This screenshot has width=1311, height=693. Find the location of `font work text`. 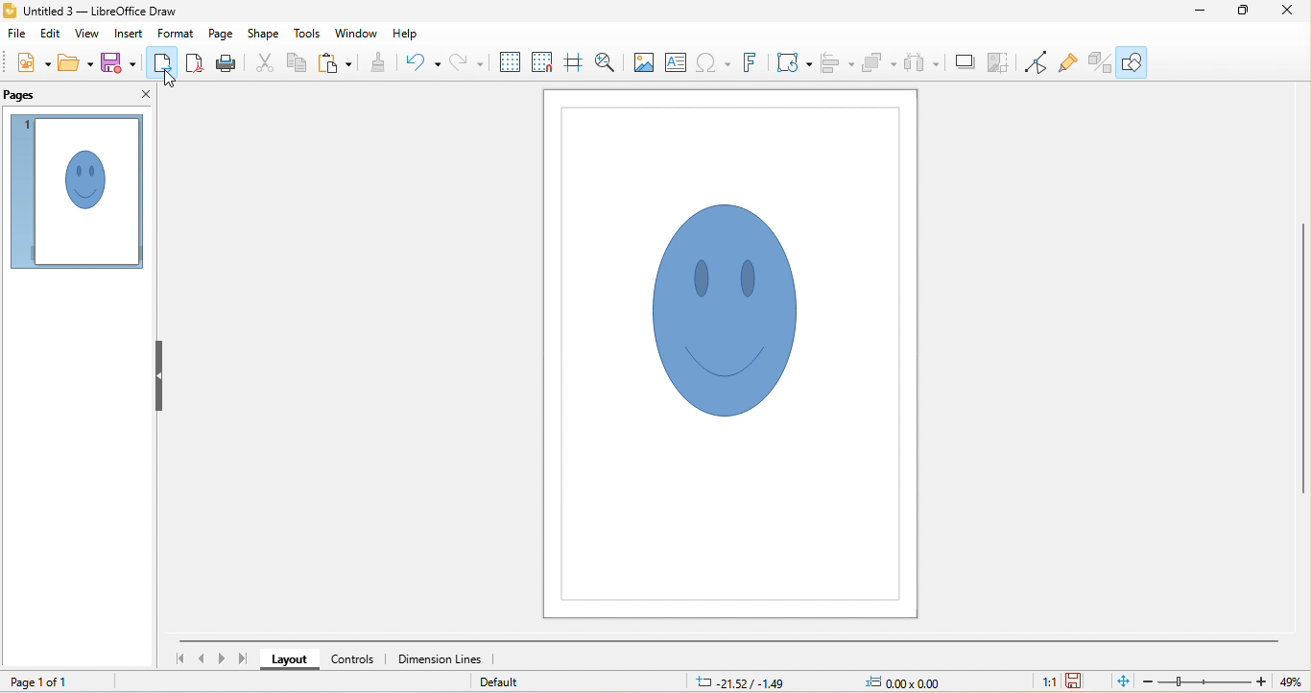

font work text is located at coordinates (750, 64).